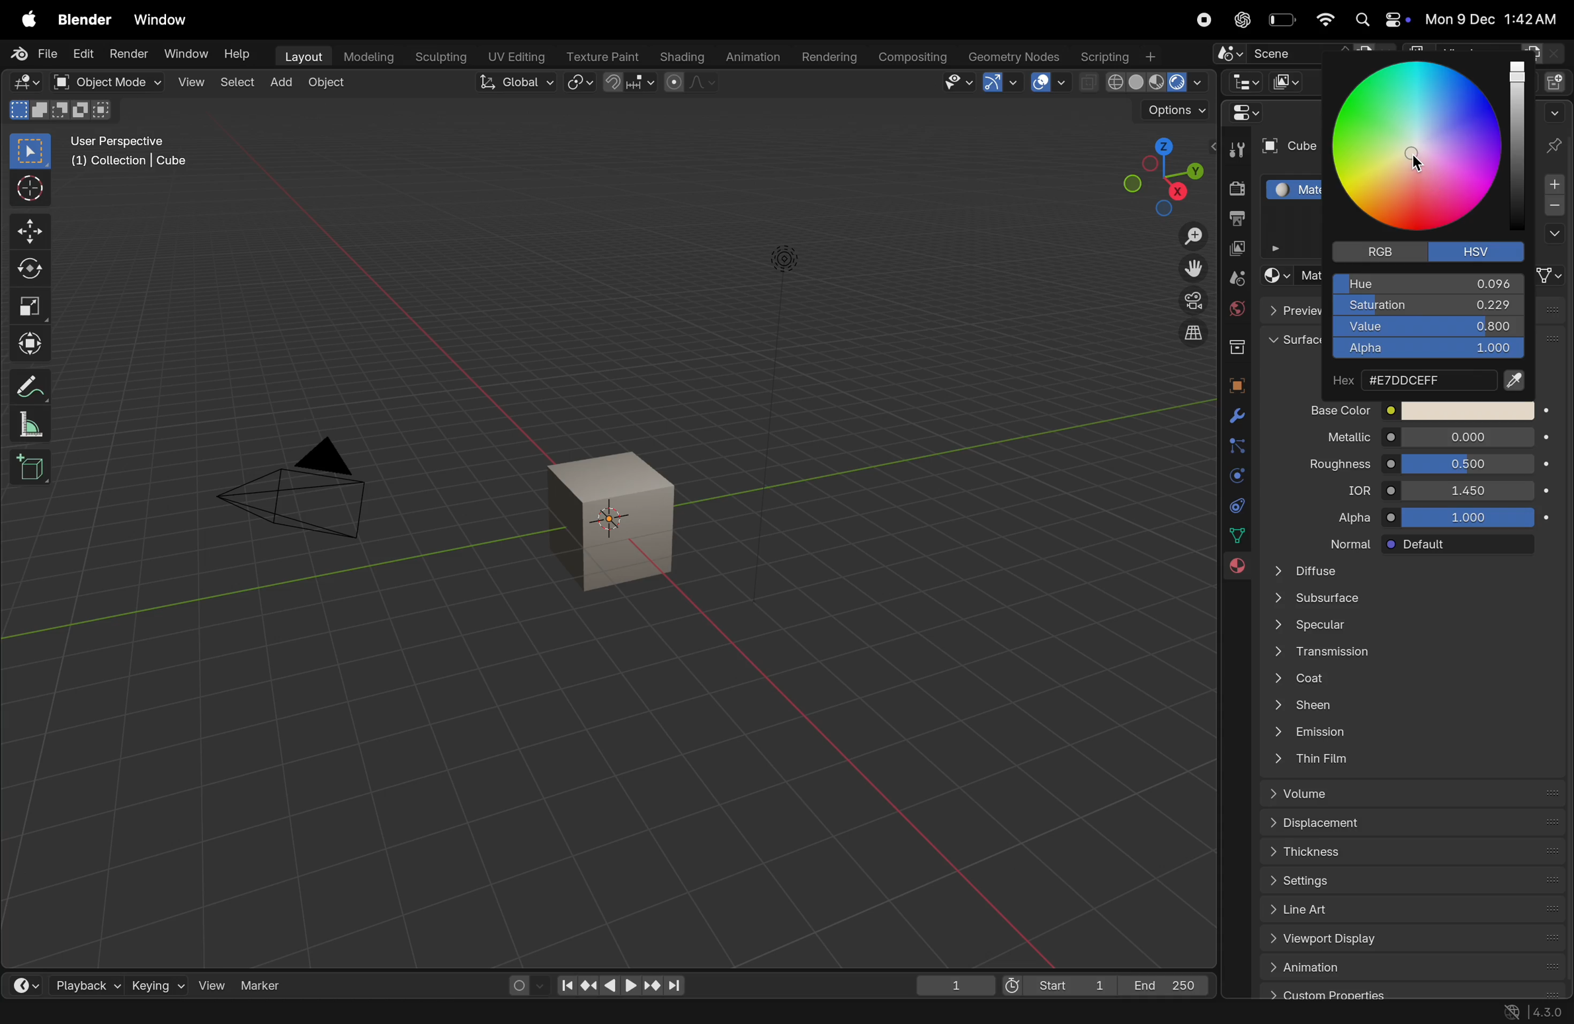  Describe the element at coordinates (329, 85) in the screenshot. I see `object mode` at that location.